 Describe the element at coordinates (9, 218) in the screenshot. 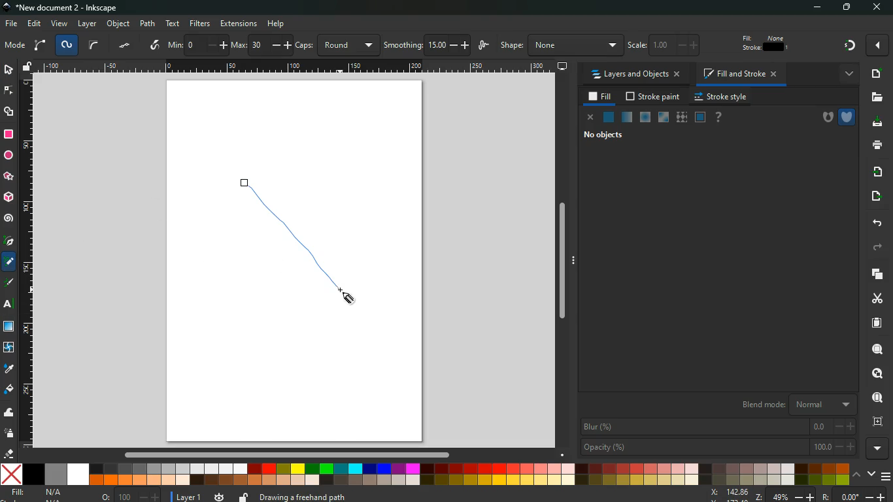

I see `spiral` at that location.